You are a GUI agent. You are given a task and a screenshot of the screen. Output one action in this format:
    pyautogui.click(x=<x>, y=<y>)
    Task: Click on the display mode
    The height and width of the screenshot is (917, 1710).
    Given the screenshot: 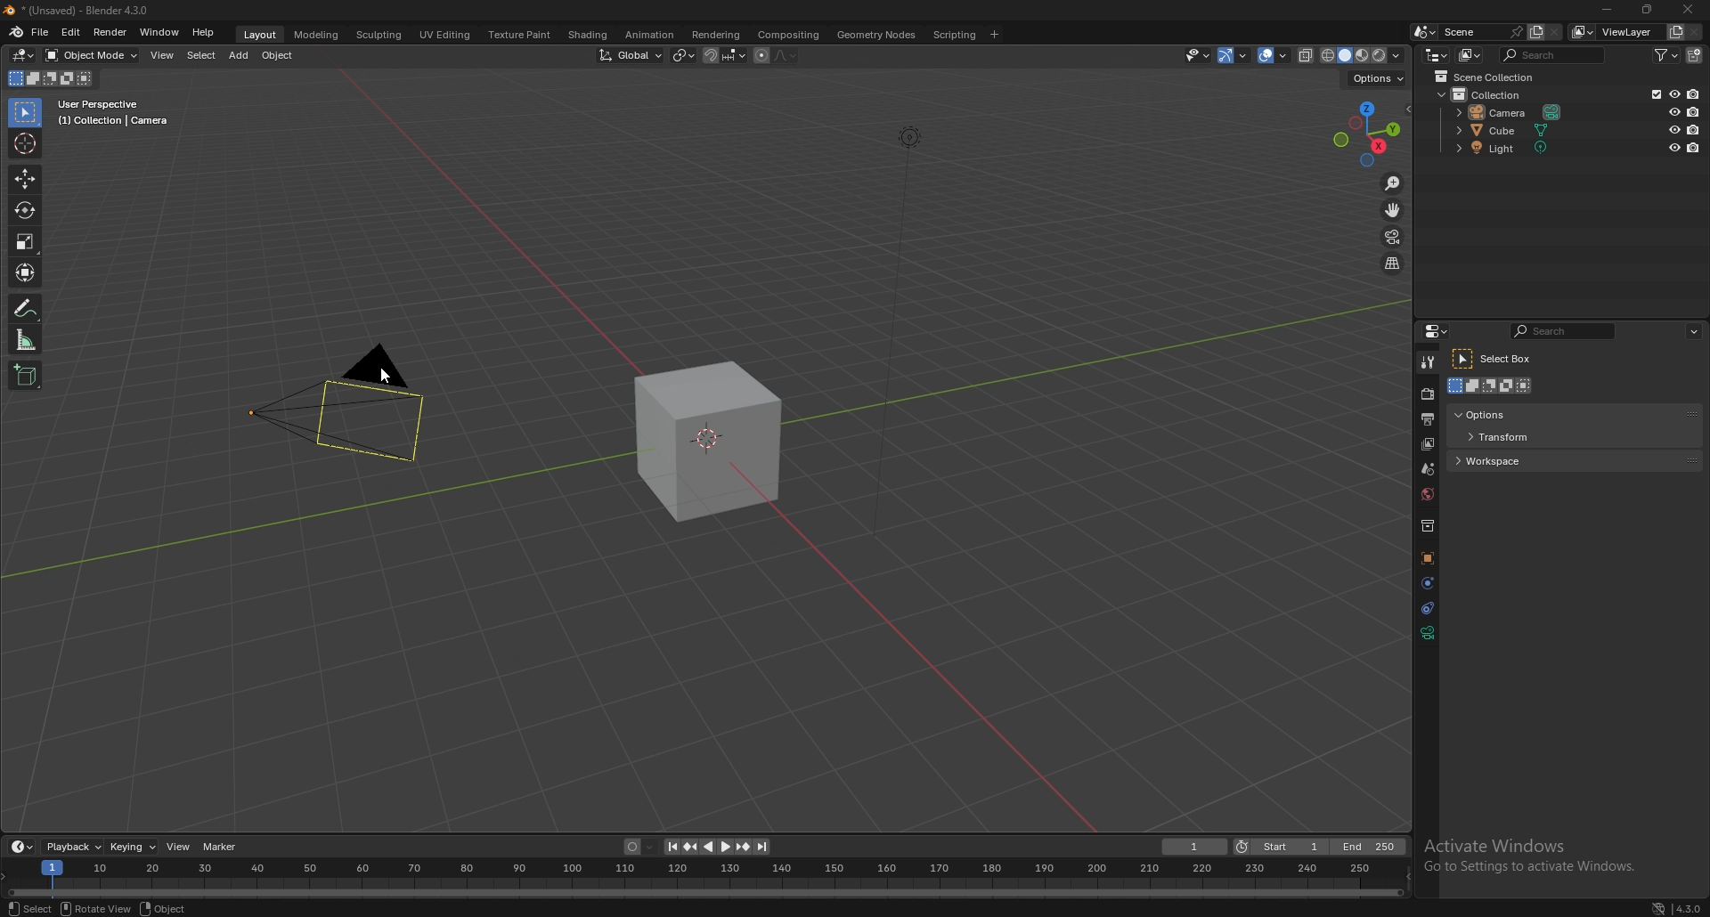 What is the action you would take?
    pyautogui.click(x=1469, y=55)
    